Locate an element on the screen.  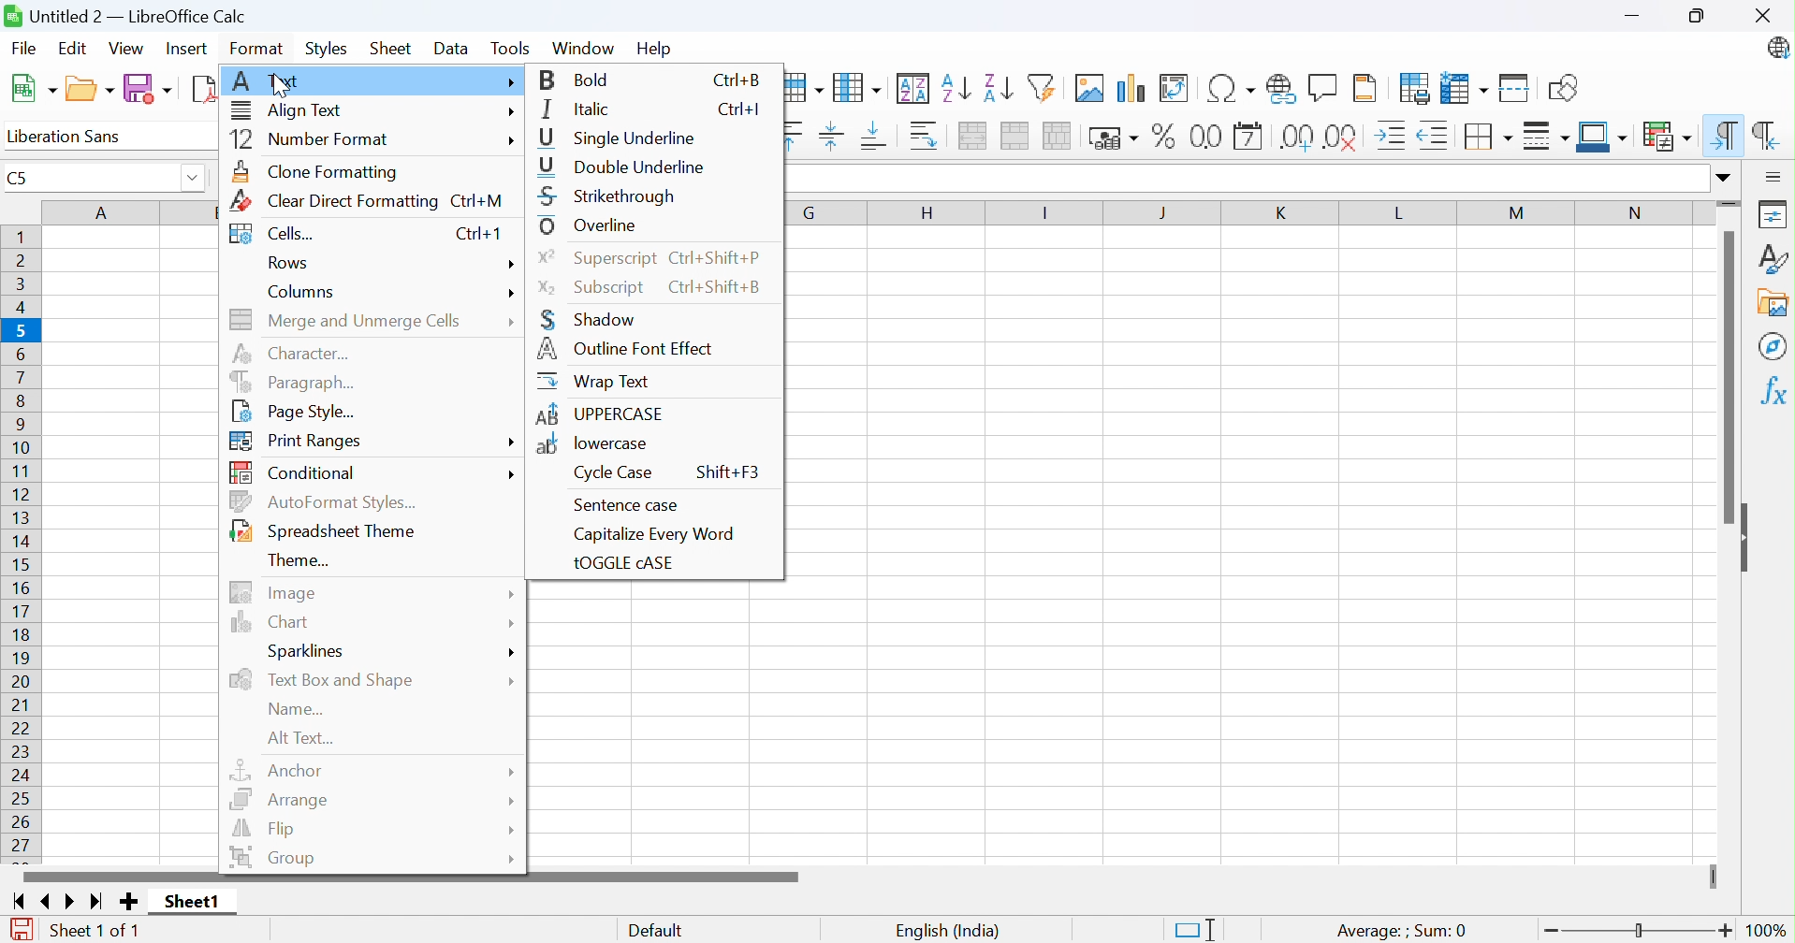
cursor is located at coordinates (285, 87).